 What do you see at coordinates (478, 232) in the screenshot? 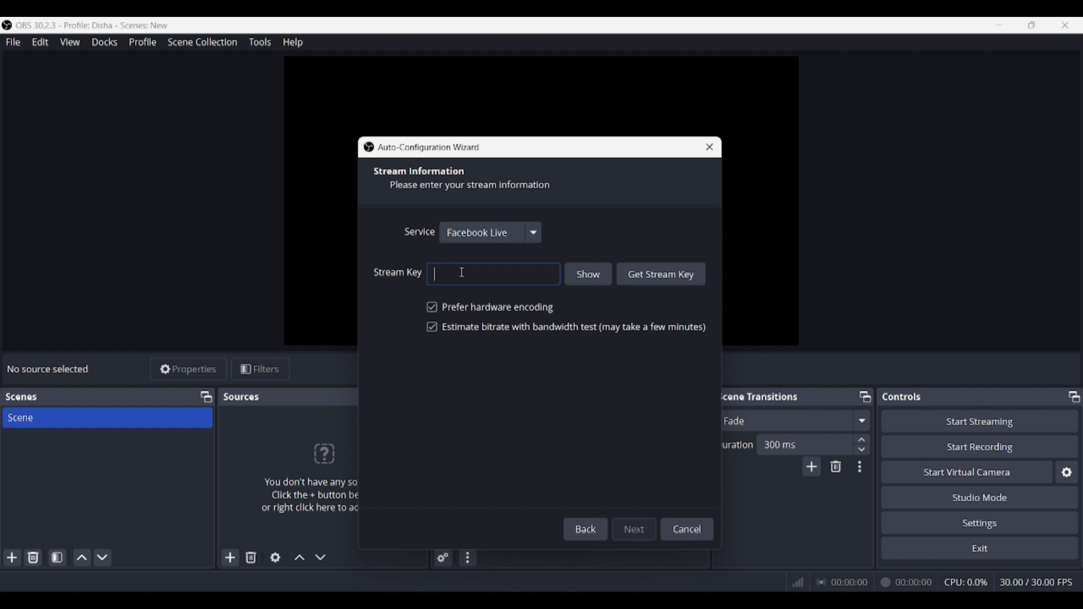
I see `Choosen service option` at bounding box center [478, 232].